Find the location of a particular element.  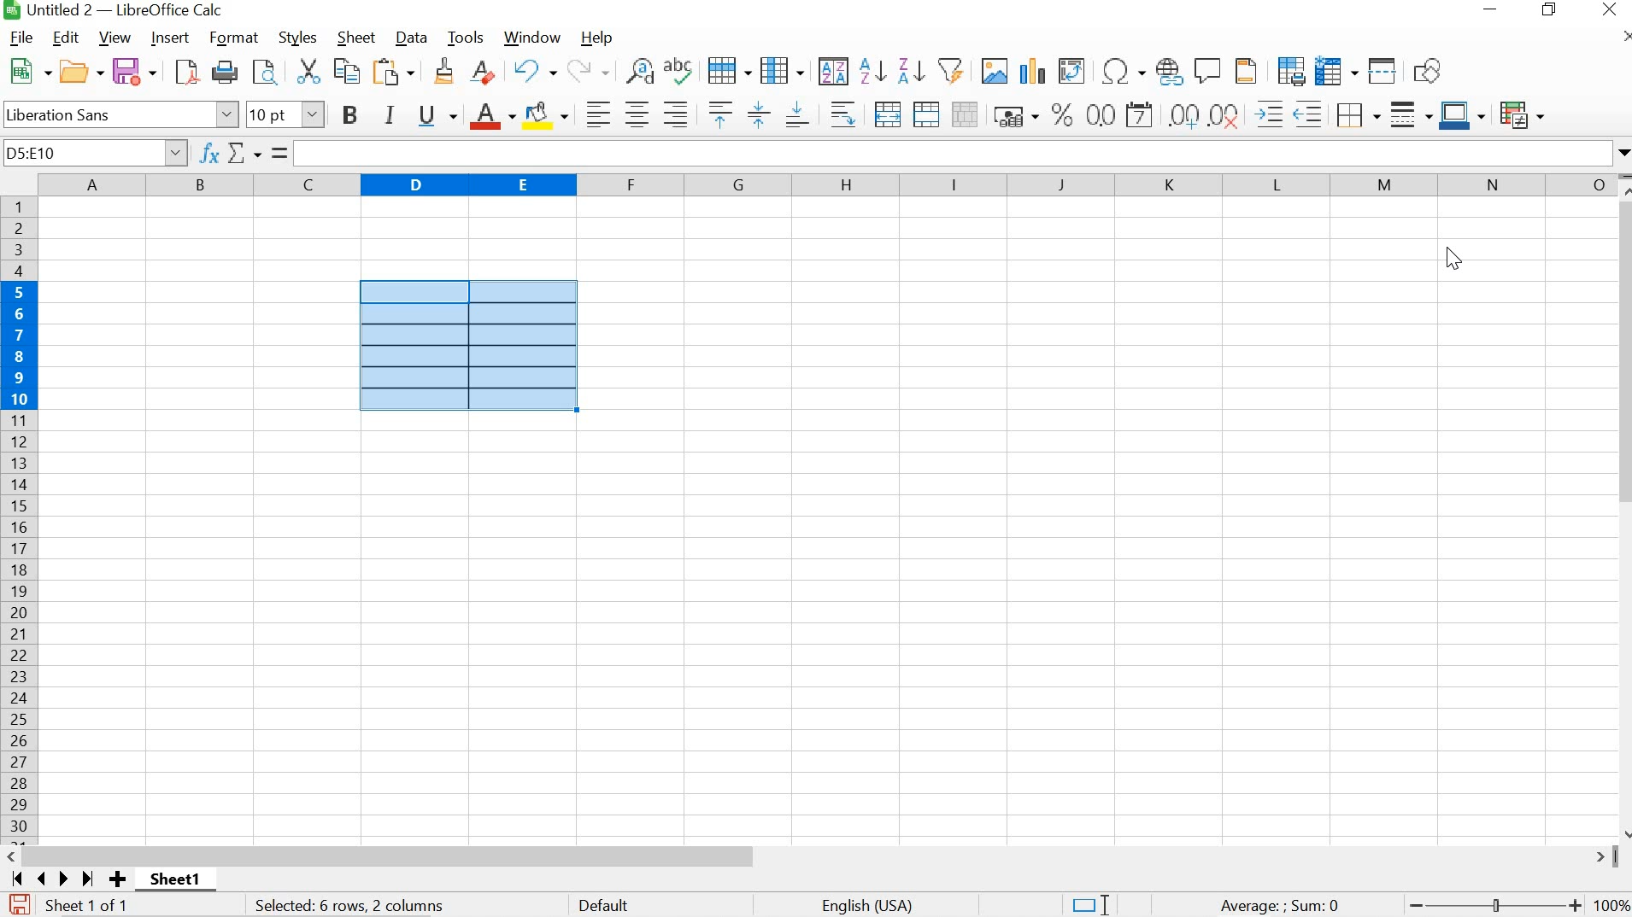

name box is located at coordinates (95, 152).